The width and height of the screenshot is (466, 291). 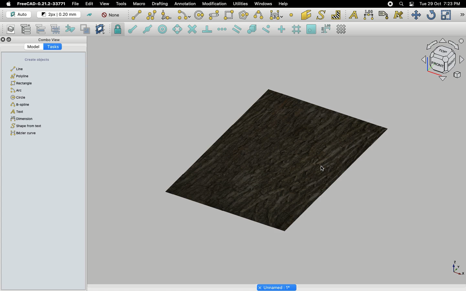 I want to click on Text, so click(x=17, y=112).